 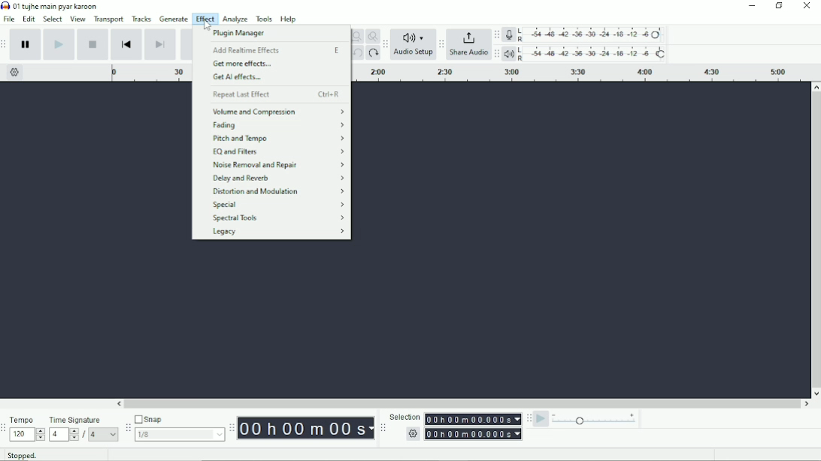 What do you see at coordinates (497, 53) in the screenshot?
I see `Audacity playback meter toolbar` at bounding box center [497, 53].